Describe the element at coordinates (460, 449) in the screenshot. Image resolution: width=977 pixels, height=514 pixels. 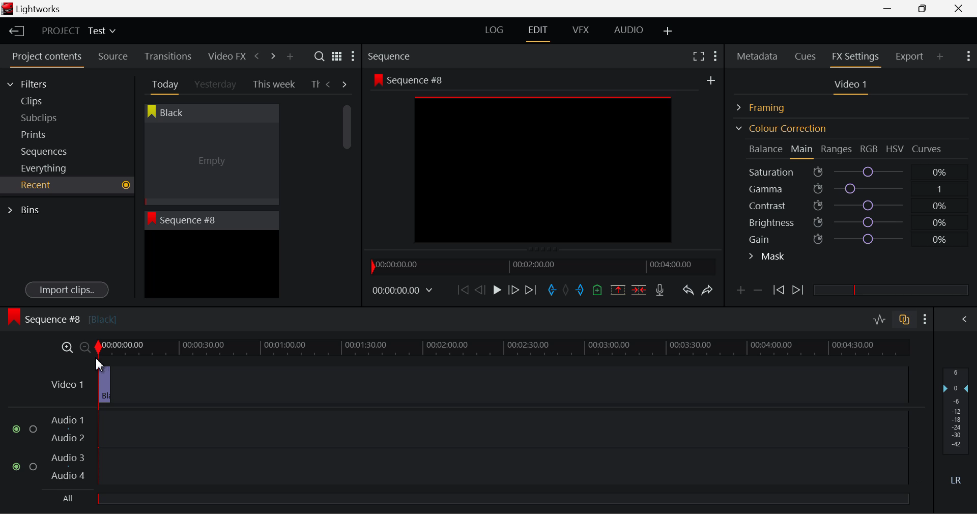
I see `Audio Input Fields` at that location.